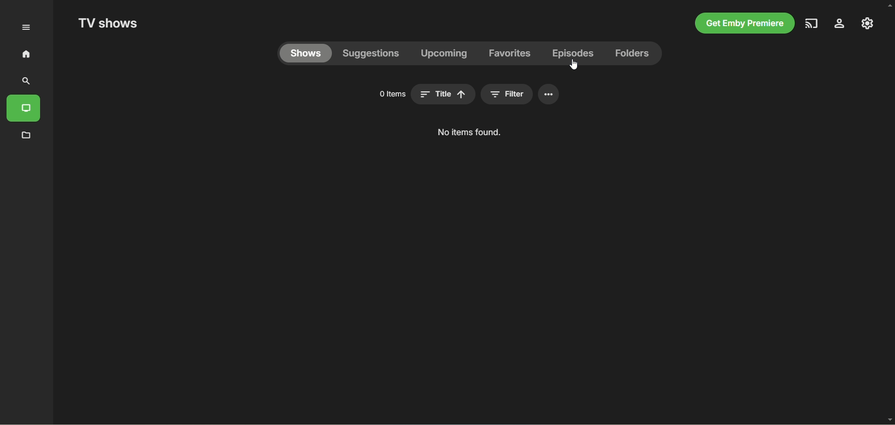 The height and width of the screenshot is (425, 895). Describe the element at coordinates (867, 23) in the screenshot. I see `manage emby server` at that location.